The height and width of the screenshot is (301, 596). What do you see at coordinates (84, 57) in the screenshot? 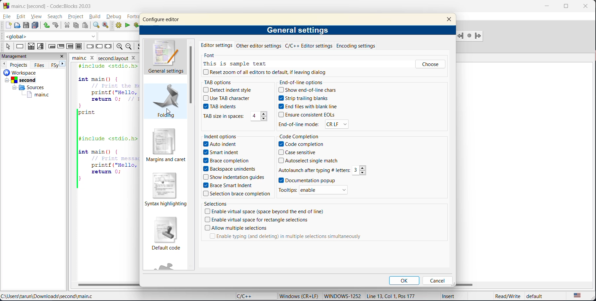
I see `file name` at bounding box center [84, 57].